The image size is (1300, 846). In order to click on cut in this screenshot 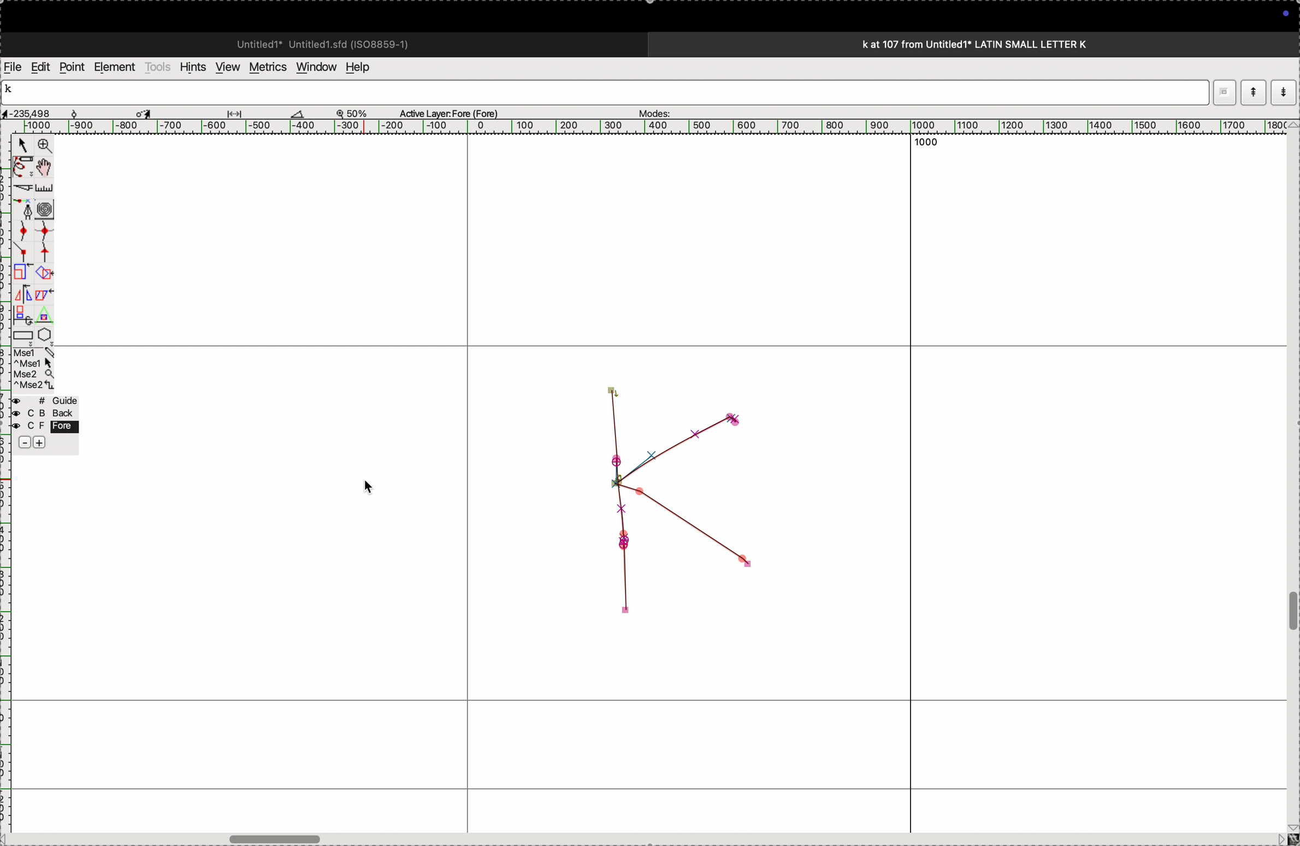, I will do `click(21, 188)`.